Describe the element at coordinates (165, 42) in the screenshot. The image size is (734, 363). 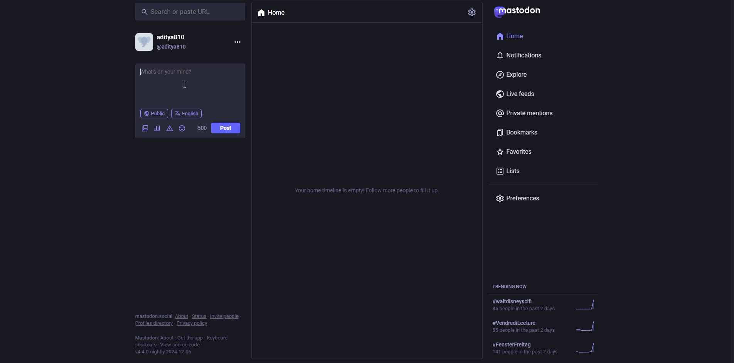
I see `account` at that location.